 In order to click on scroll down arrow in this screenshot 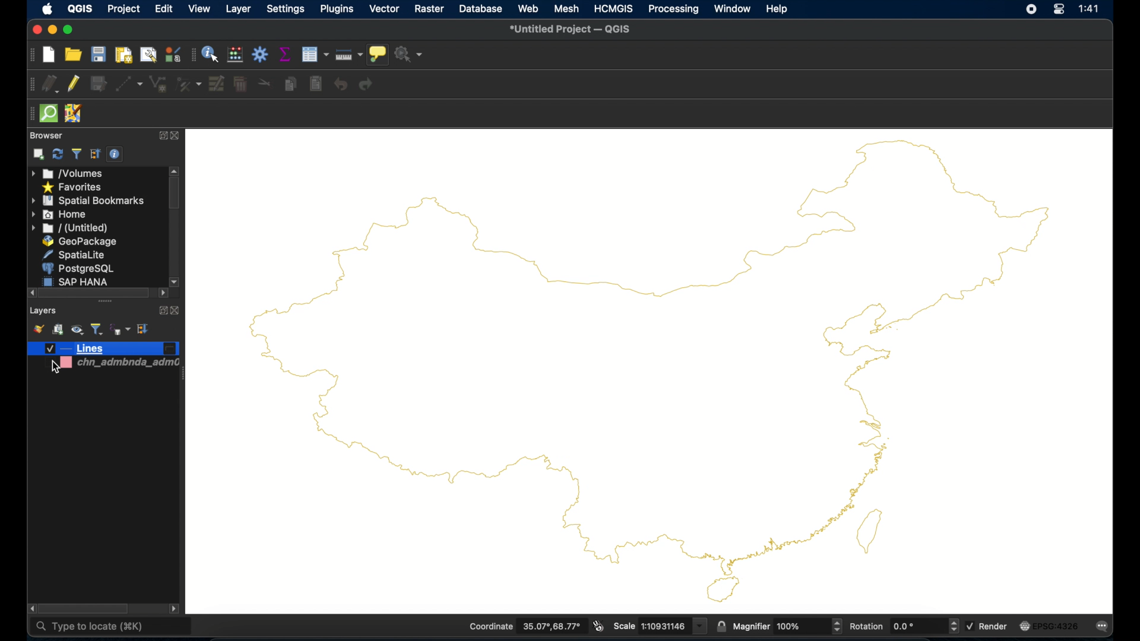, I will do `click(176, 281)`.